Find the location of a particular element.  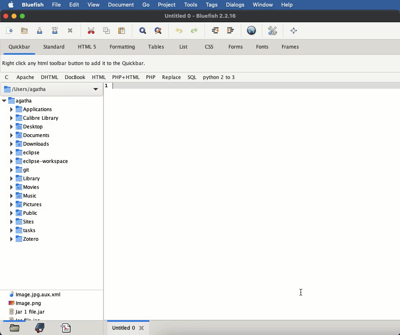

bluefish is located at coordinates (33, 6).